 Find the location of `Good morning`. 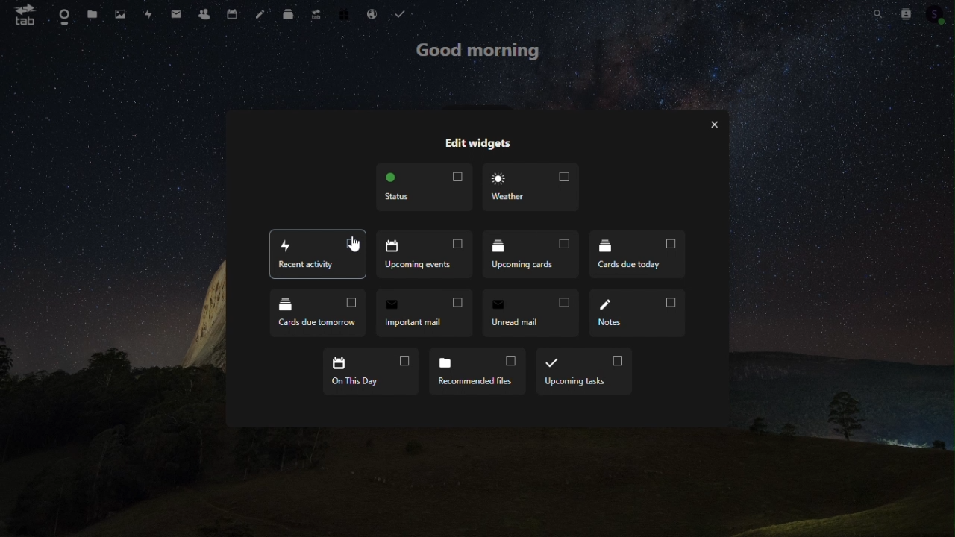

Good morning is located at coordinates (477, 51).